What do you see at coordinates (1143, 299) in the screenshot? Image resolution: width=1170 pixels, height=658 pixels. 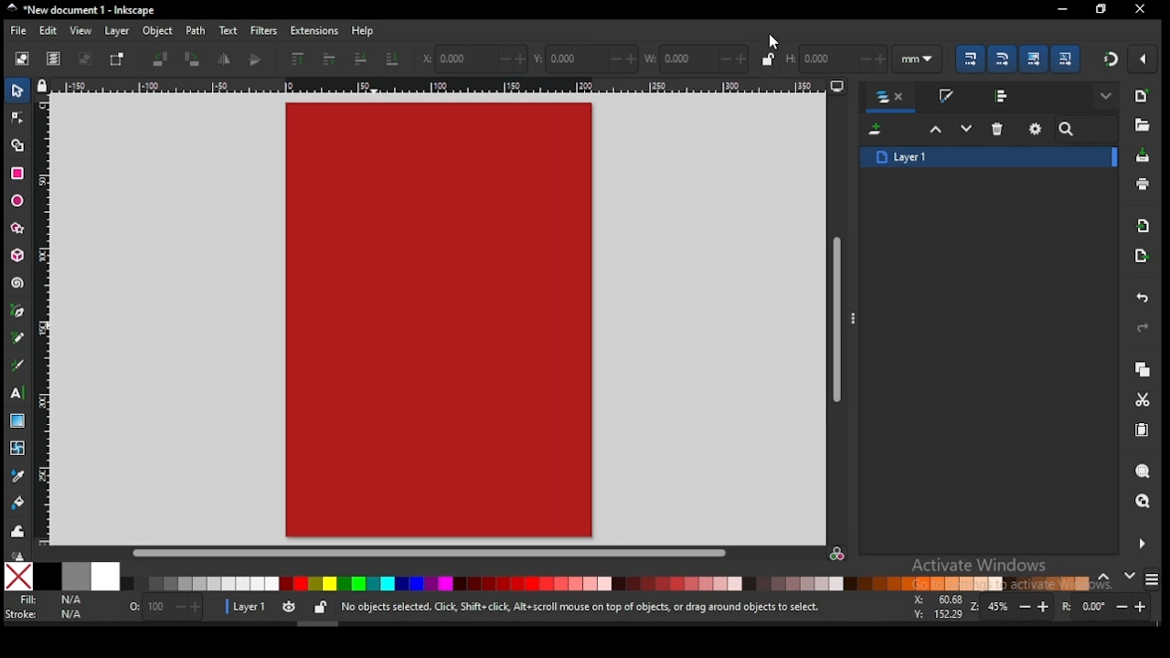 I see `undo` at bounding box center [1143, 299].